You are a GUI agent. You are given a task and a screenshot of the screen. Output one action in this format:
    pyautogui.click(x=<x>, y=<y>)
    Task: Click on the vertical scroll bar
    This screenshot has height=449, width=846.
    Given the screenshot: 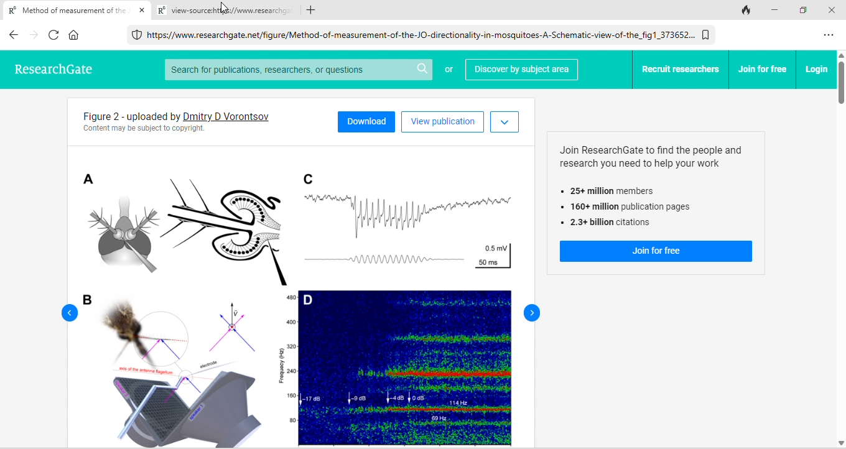 What is the action you would take?
    pyautogui.click(x=841, y=84)
    